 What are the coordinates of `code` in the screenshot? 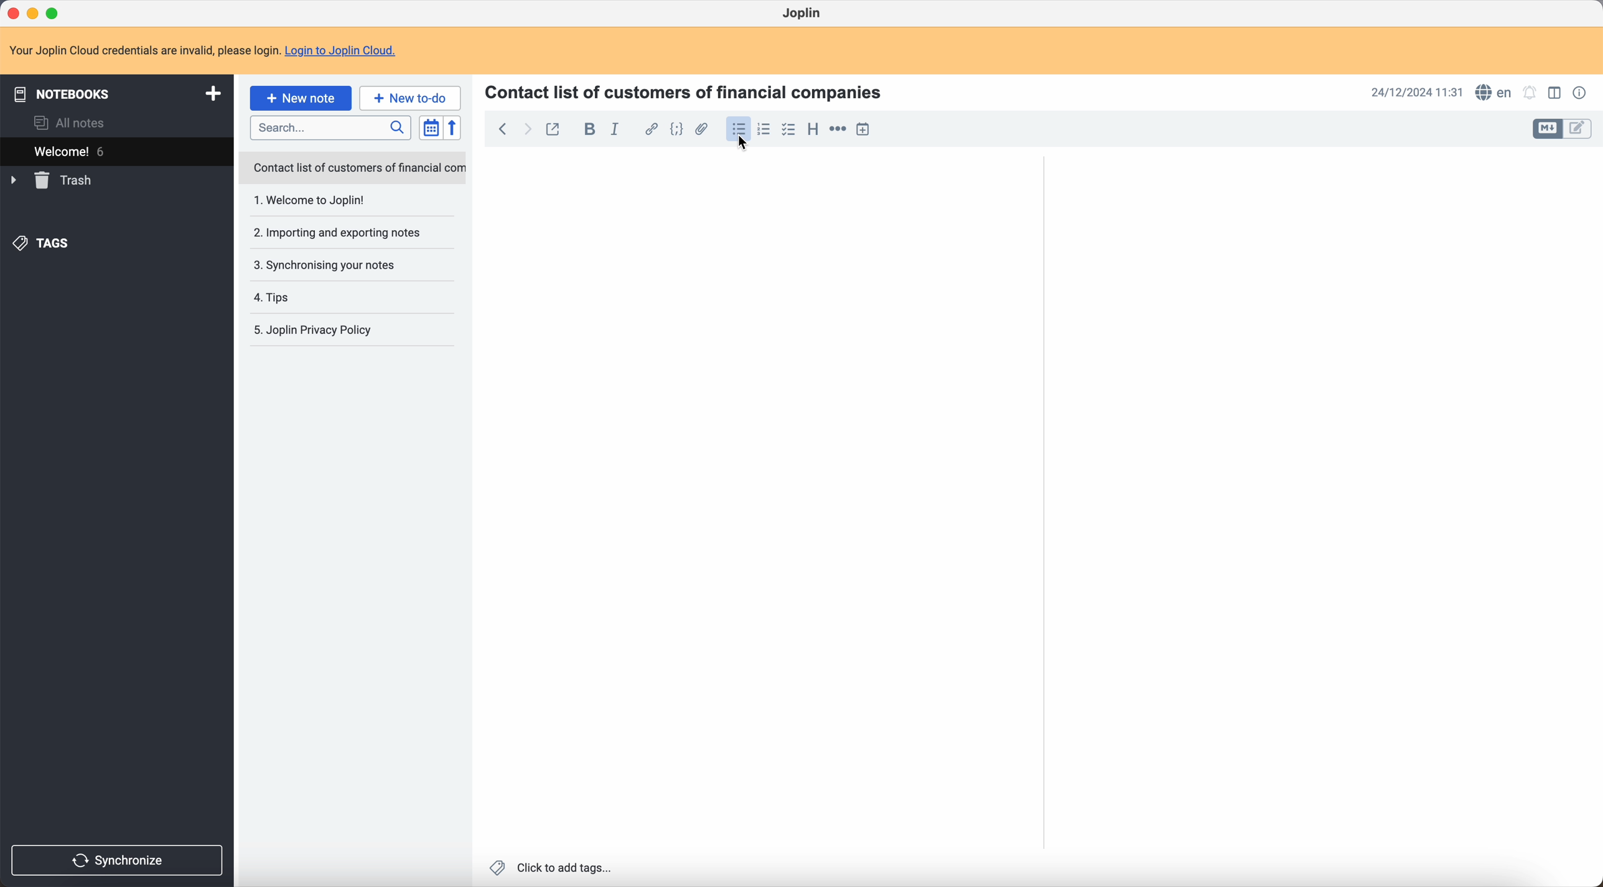 It's located at (676, 130).